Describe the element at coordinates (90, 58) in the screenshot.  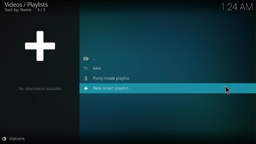
I see `back` at that location.